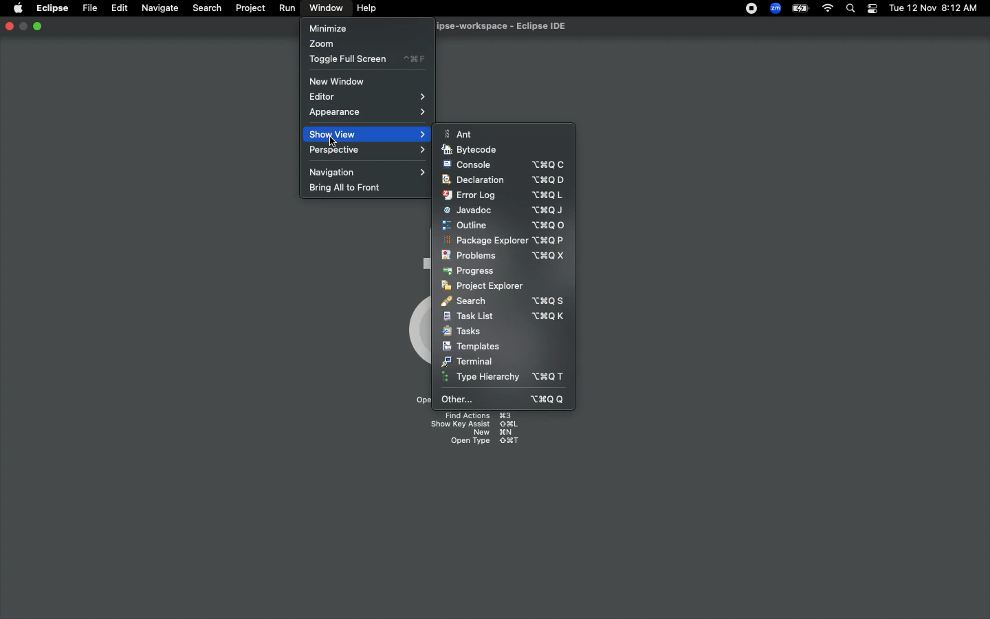 This screenshot has height=619, width=990. What do you see at coordinates (158, 8) in the screenshot?
I see `Navigate` at bounding box center [158, 8].